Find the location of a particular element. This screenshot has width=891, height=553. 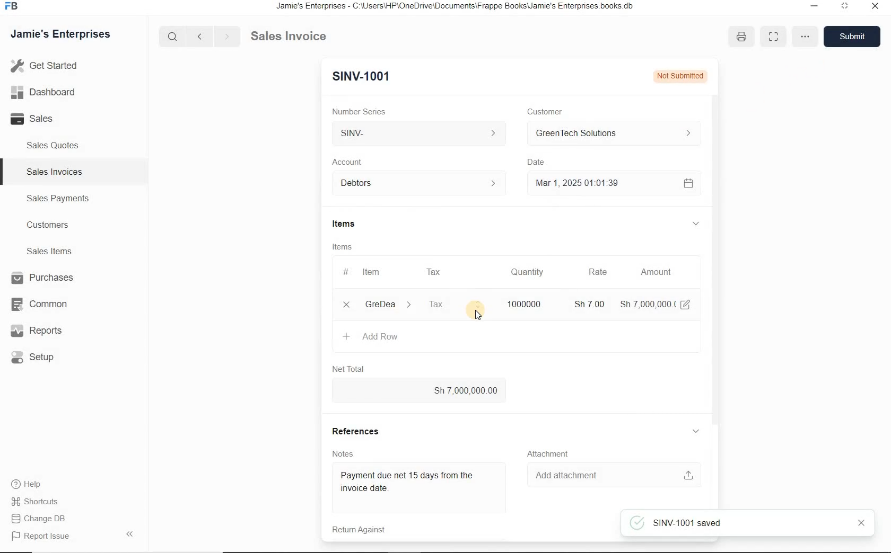

Sales Payments is located at coordinates (58, 199).